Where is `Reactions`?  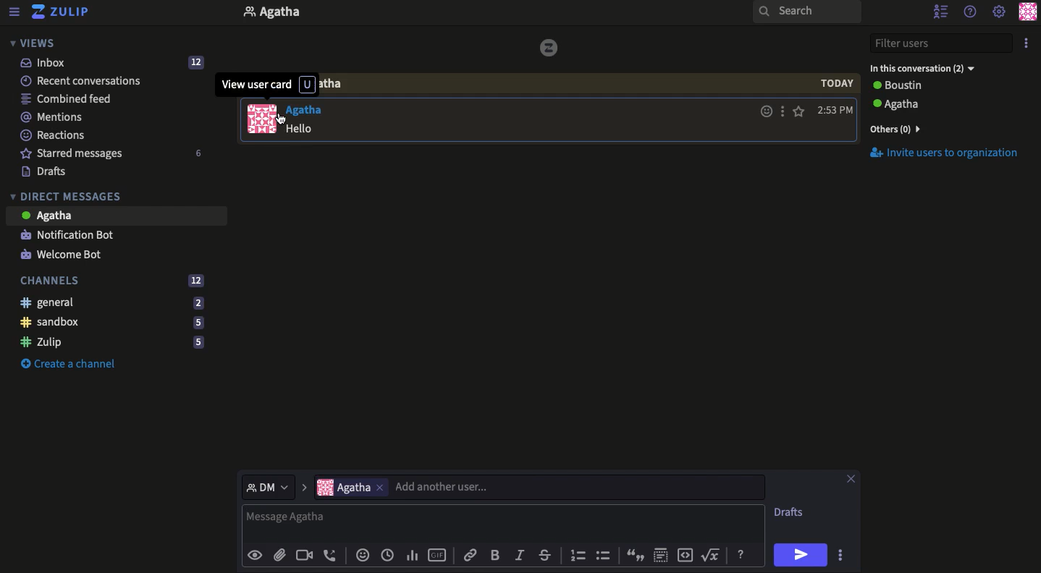 Reactions is located at coordinates (54, 135).